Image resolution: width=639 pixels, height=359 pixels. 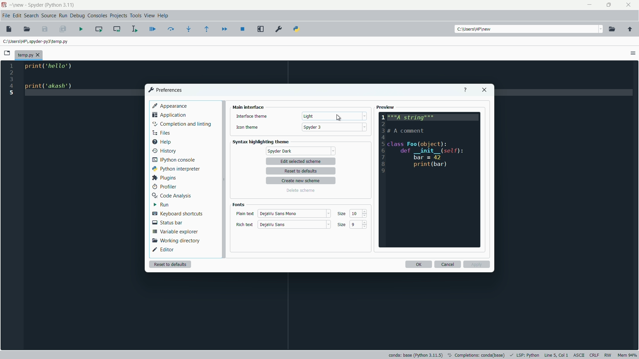 I want to click on stop debugging, so click(x=243, y=29).